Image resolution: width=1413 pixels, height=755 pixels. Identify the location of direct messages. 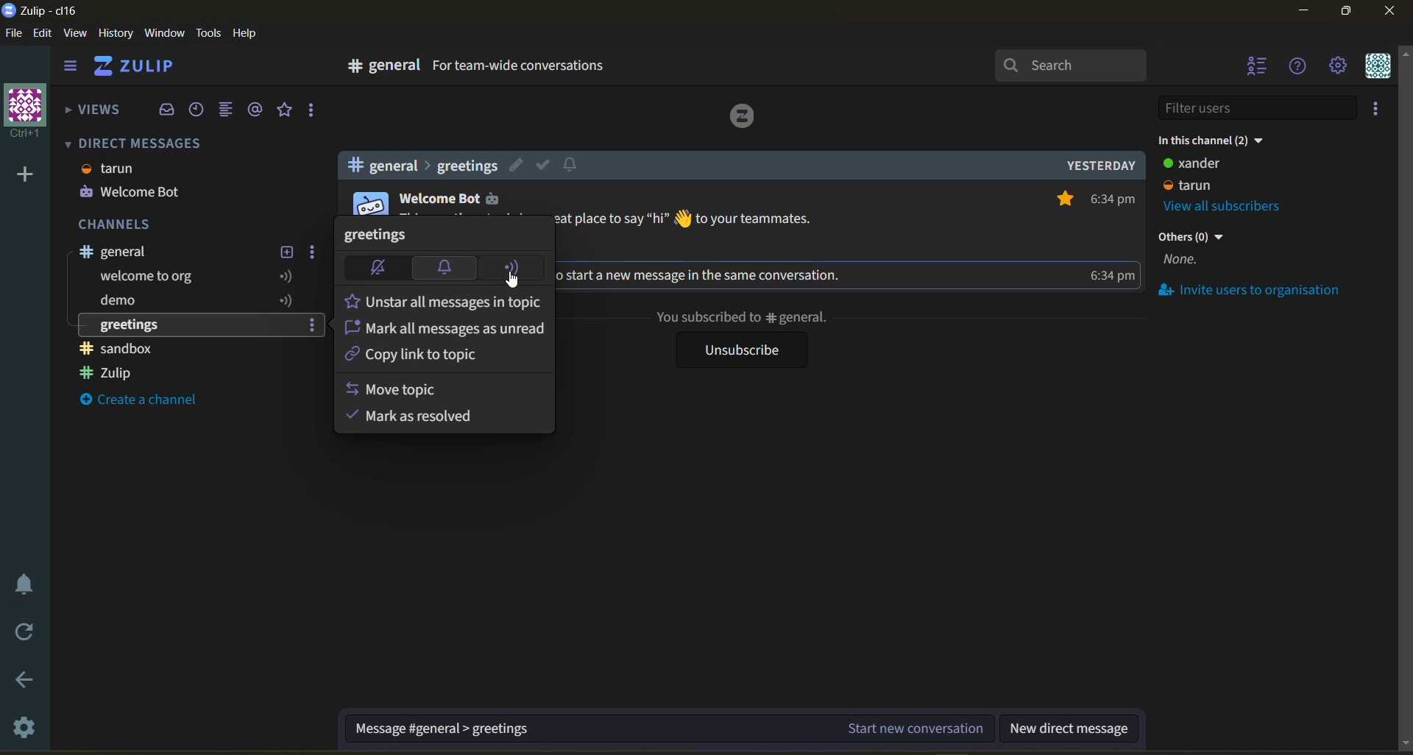
(136, 142).